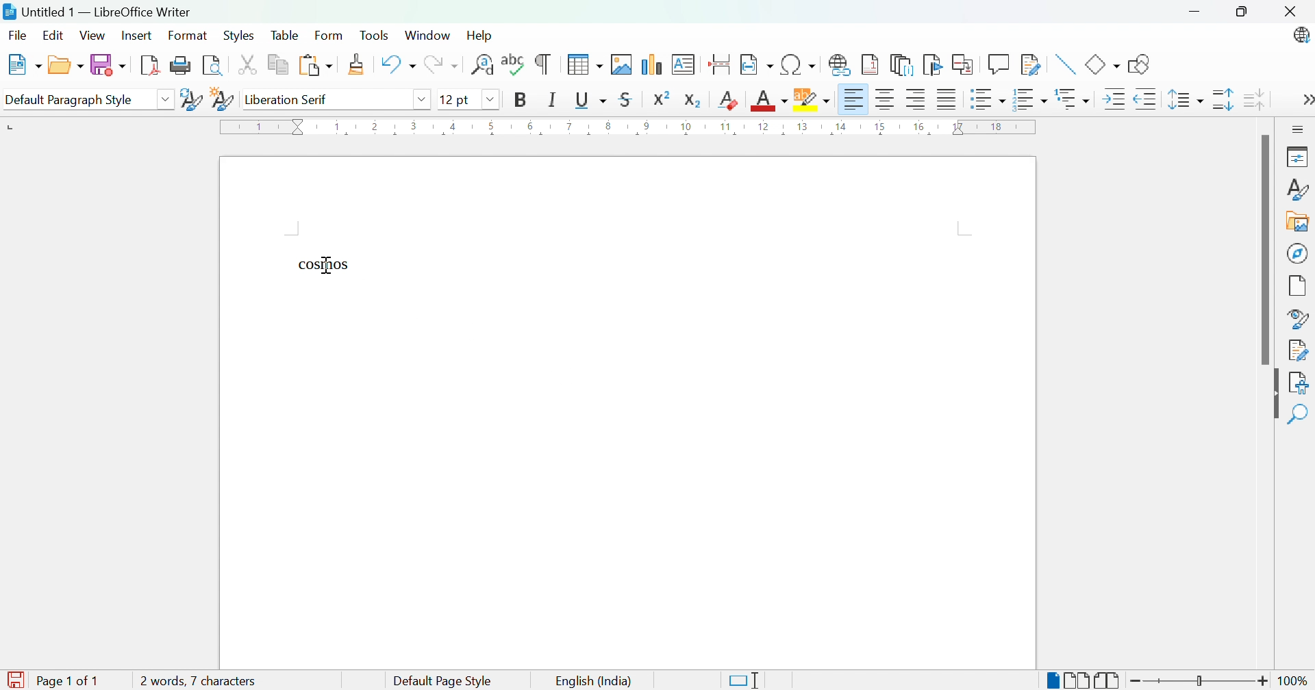 The image size is (1315, 690). I want to click on Insert, so click(138, 35).